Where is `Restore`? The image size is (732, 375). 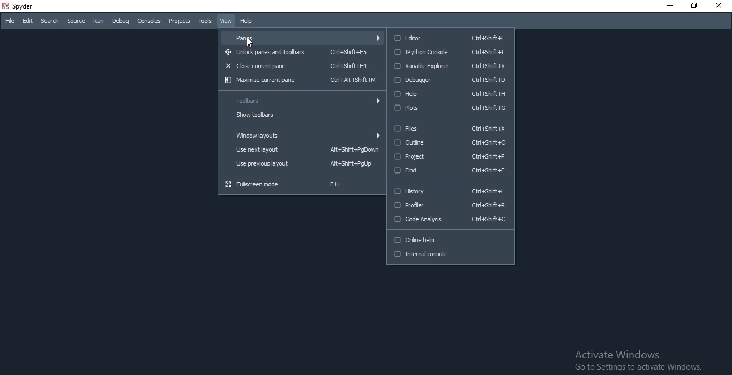 Restore is located at coordinates (690, 5).